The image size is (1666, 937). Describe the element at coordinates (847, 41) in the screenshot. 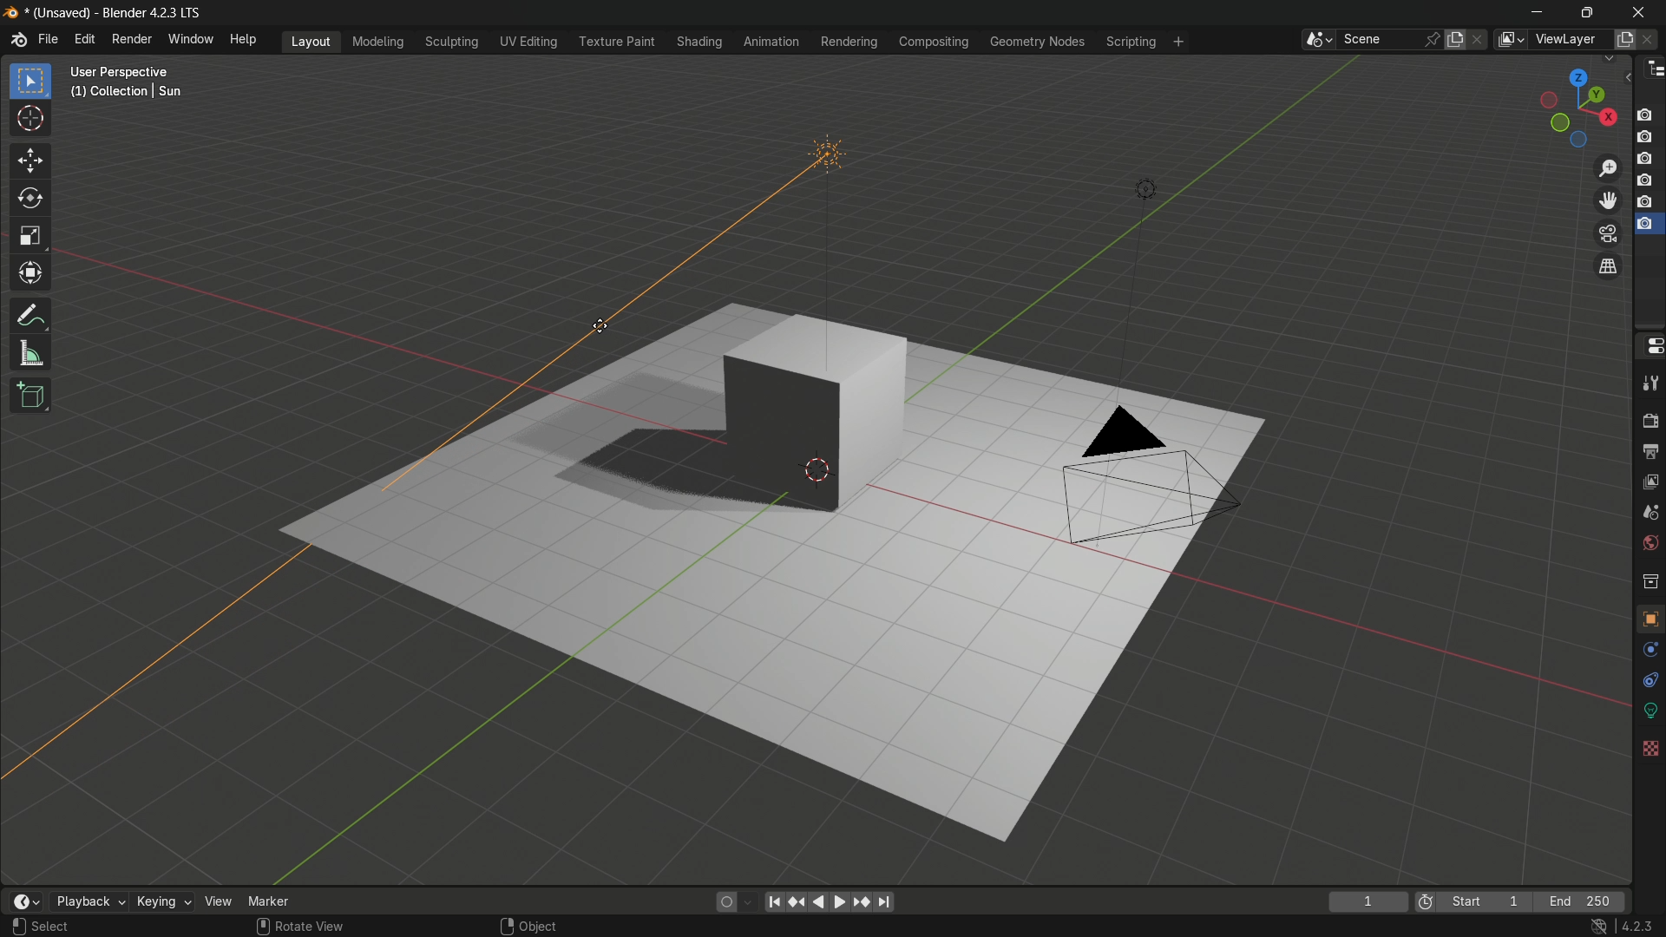

I see `rendering` at that location.